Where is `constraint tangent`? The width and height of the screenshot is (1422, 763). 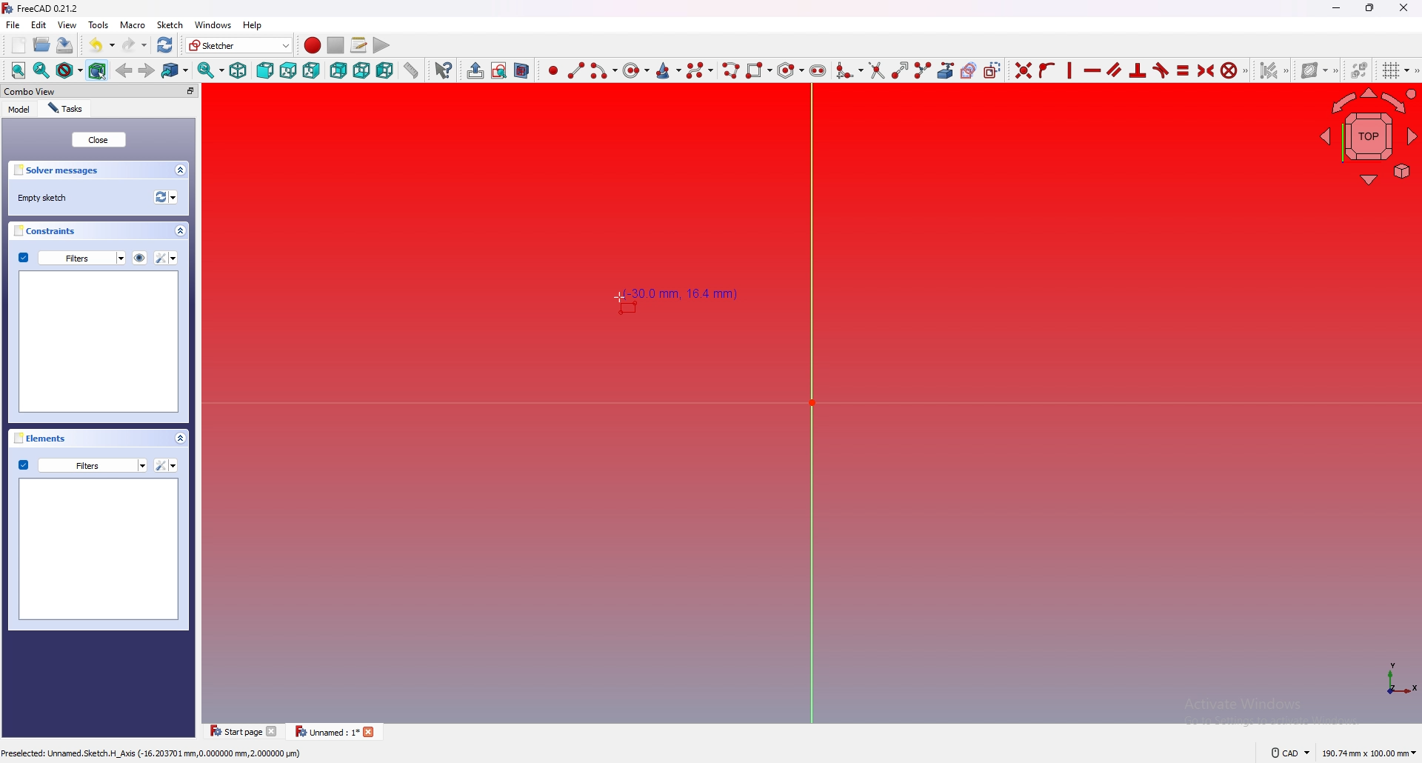
constraint tangent is located at coordinates (1161, 70).